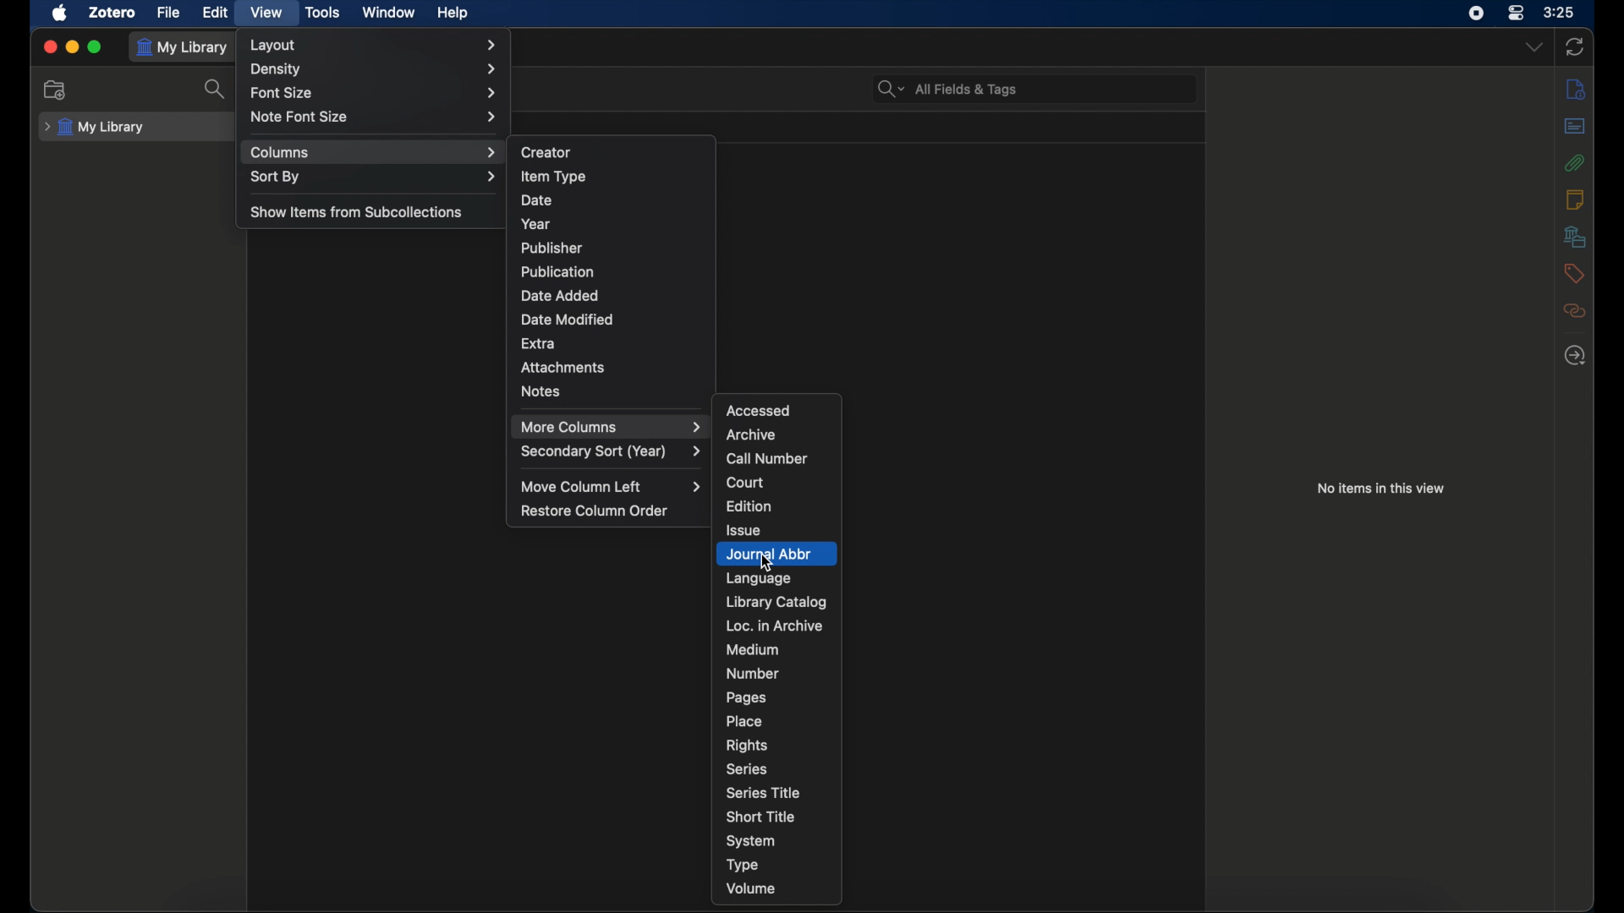  Describe the element at coordinates (751, 888) in the screenshot. I see `volume` at that location.